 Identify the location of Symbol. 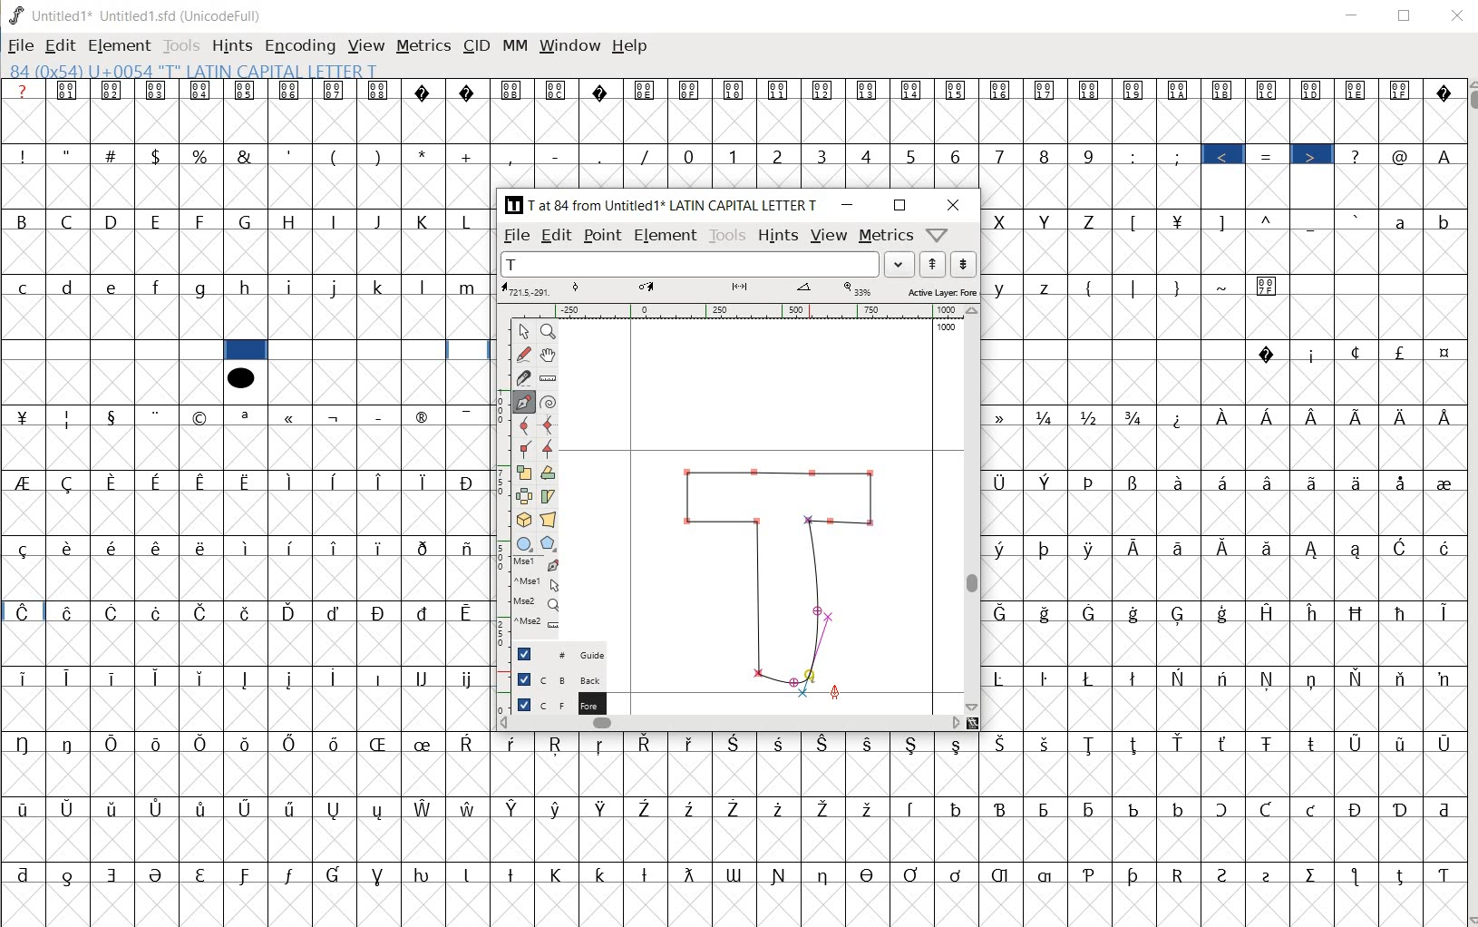
(1225, 745).